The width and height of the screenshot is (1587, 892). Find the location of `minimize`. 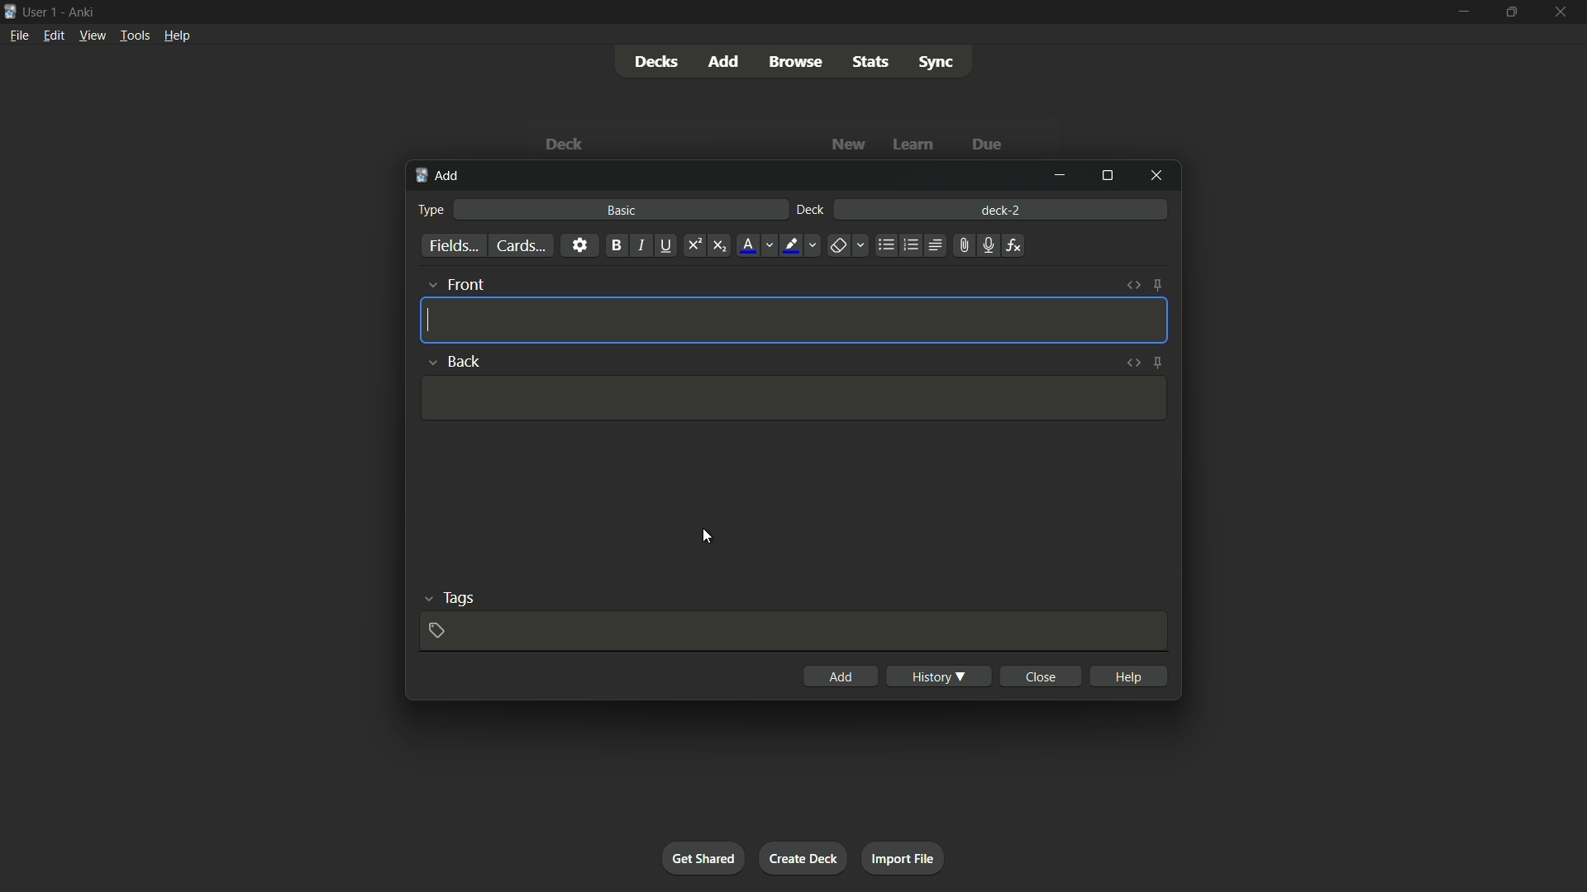

minimize is located at coordinates (1465, 11).